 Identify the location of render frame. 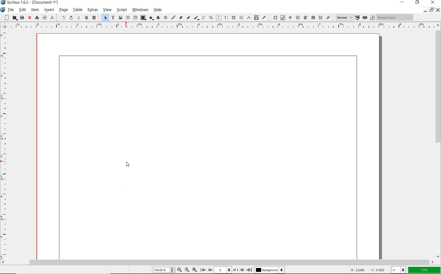
(128, 18).